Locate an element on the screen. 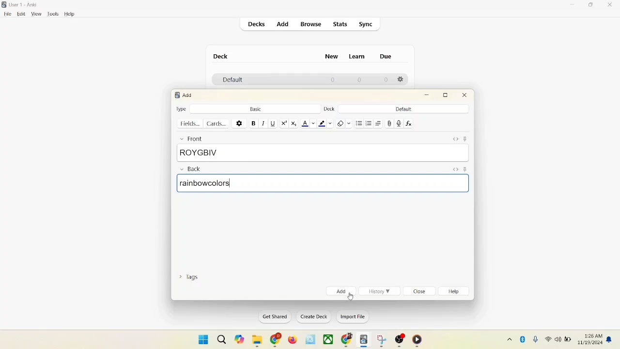 Image resolution: width=620 pixels, height=349 pixels. cursor is located at coordinates (350, 295).